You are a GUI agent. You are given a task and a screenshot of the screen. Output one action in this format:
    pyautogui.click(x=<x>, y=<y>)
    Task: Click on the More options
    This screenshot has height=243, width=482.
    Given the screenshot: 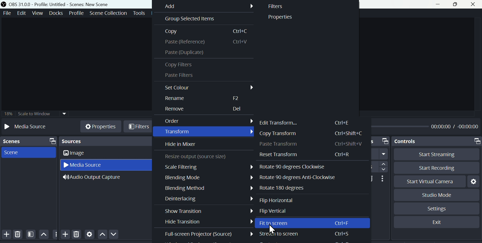 What is the action you would take?
    pyautogui.click(x=383, y=178)
    